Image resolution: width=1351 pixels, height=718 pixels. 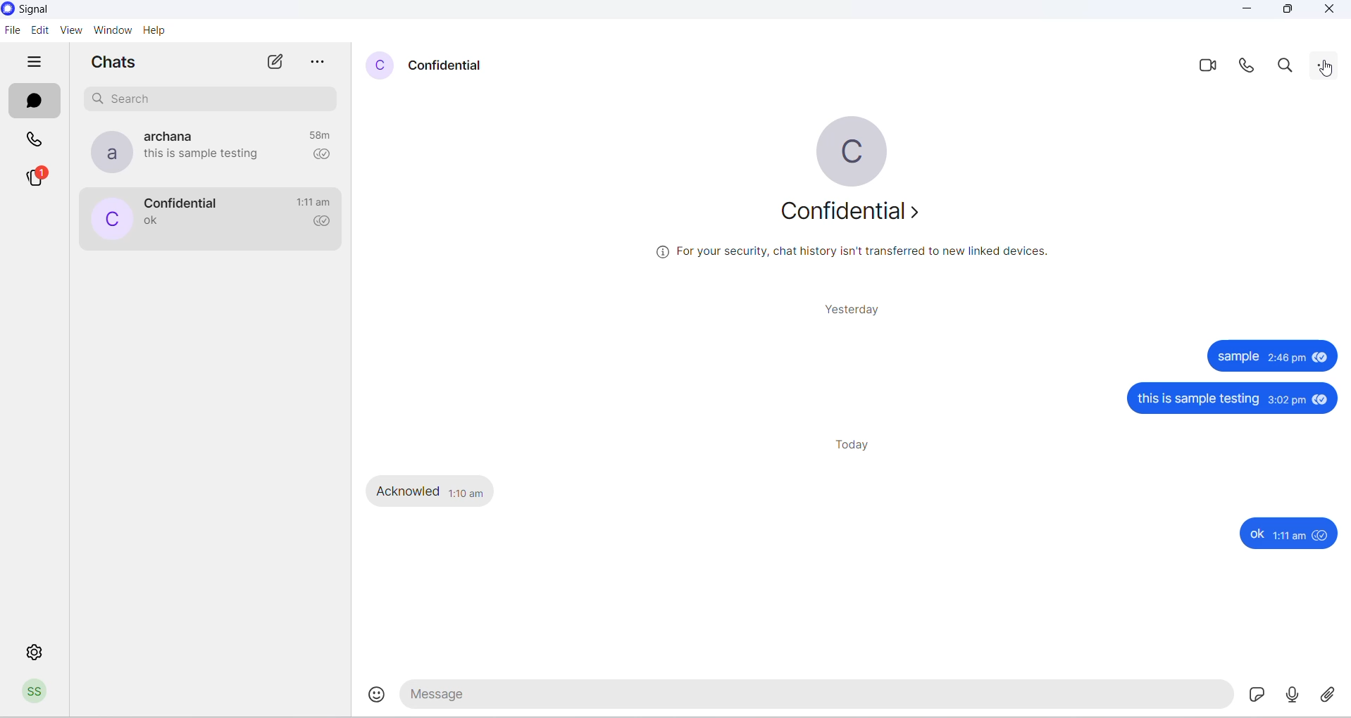 What do you see at coordinates (152, 222) in the screenshot?
I see `last message` at bounding box center [152, 222].